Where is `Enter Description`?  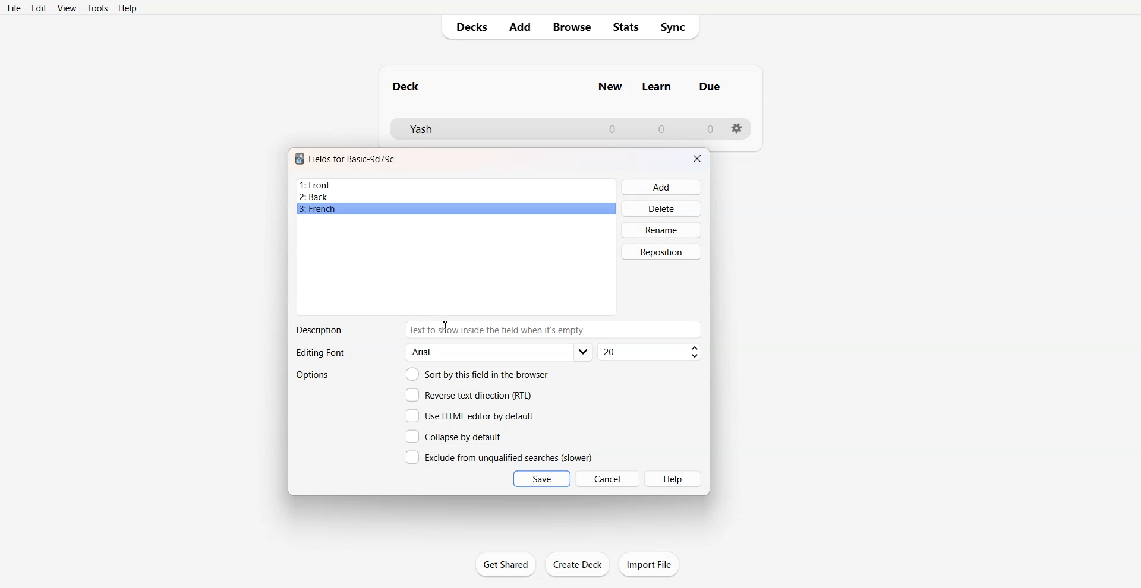 Enter Description is located at coordinates (554, 330).